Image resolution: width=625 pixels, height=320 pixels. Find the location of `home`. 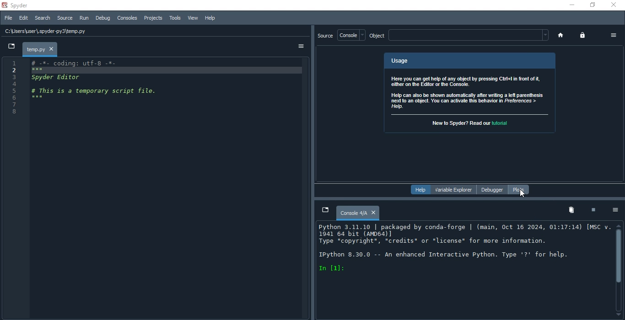

home is located at coordinates (560, 35).